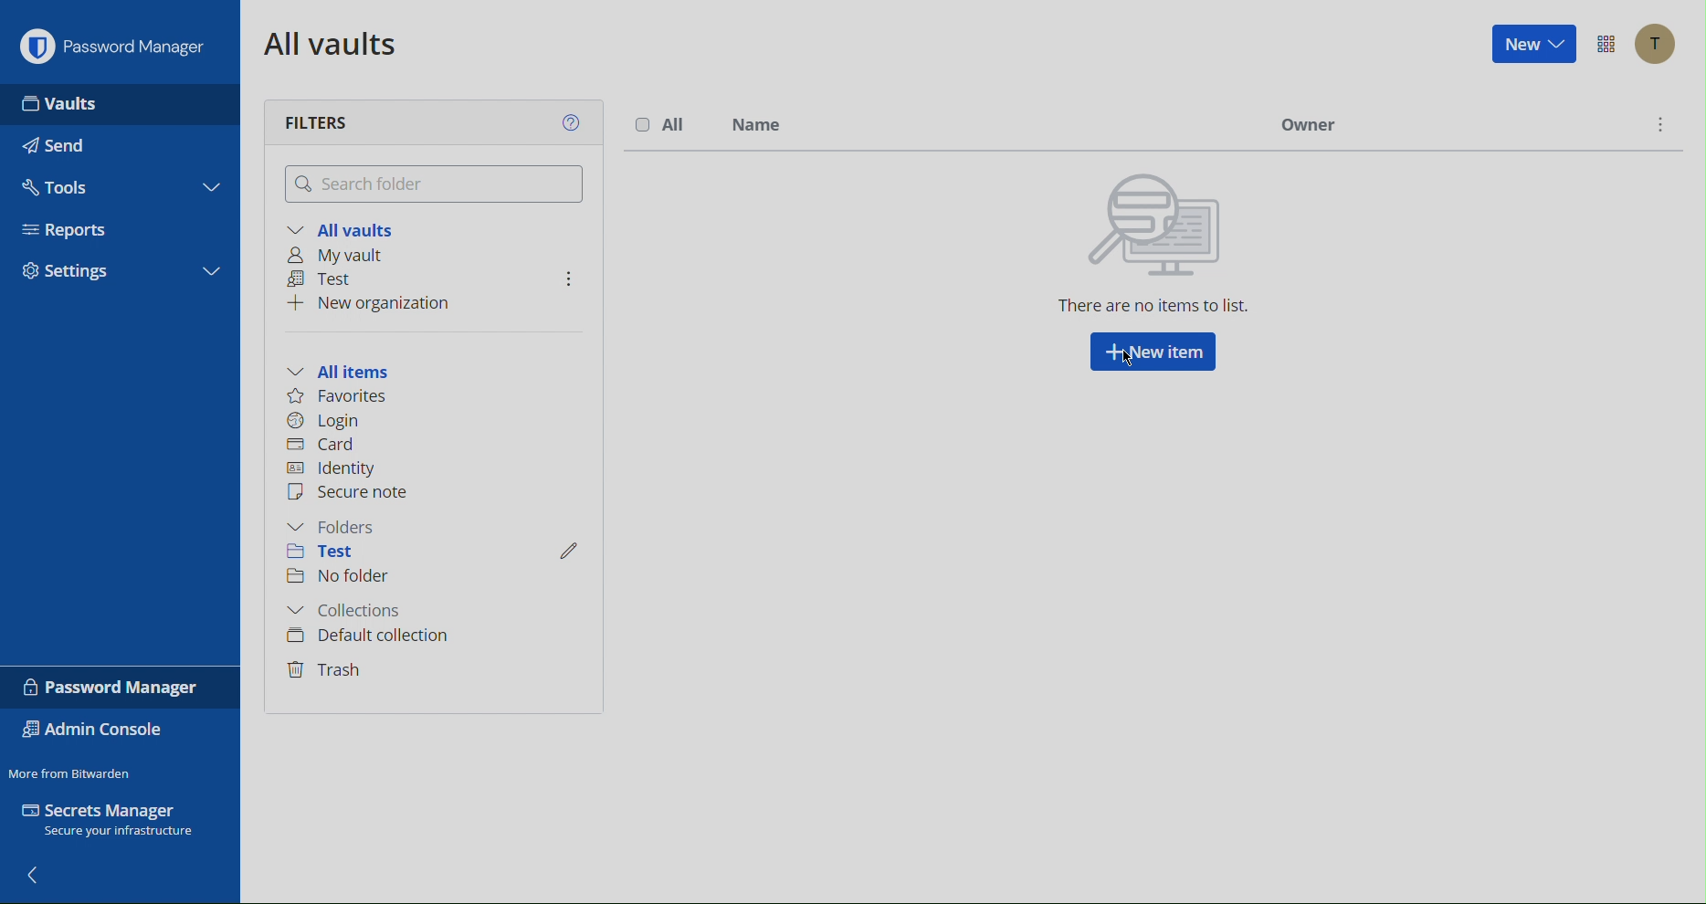 Image resolution: width=1706 pixels, height=904 pixels. Describe the element at coordinates (1657, 44) in the screenshot. I see `Account` at that location.